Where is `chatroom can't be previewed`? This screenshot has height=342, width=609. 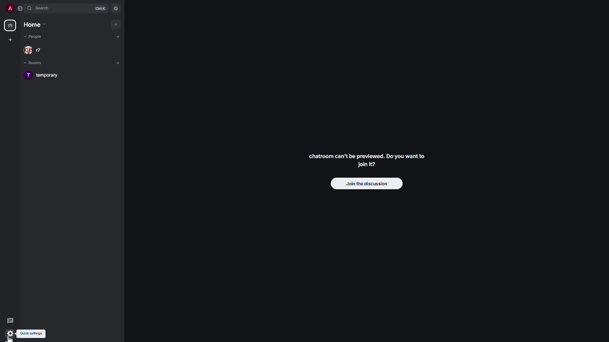 chatroom can't be previewed is located at coordinates (366, 162).